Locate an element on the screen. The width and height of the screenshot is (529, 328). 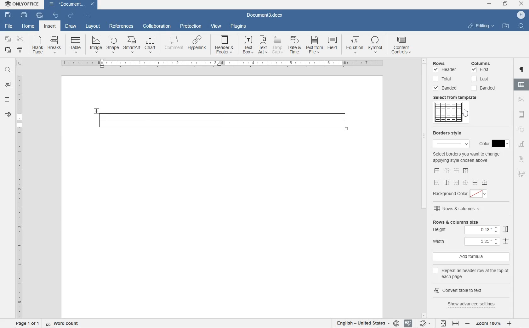
table settings is located at coordinates (522, 85).